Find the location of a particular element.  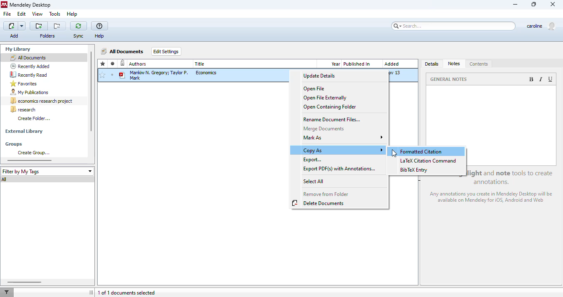

groups is located at coordinates (14, 144).